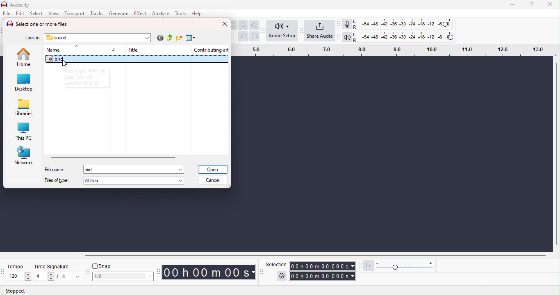  I want to click on tools, so click(181, 14).